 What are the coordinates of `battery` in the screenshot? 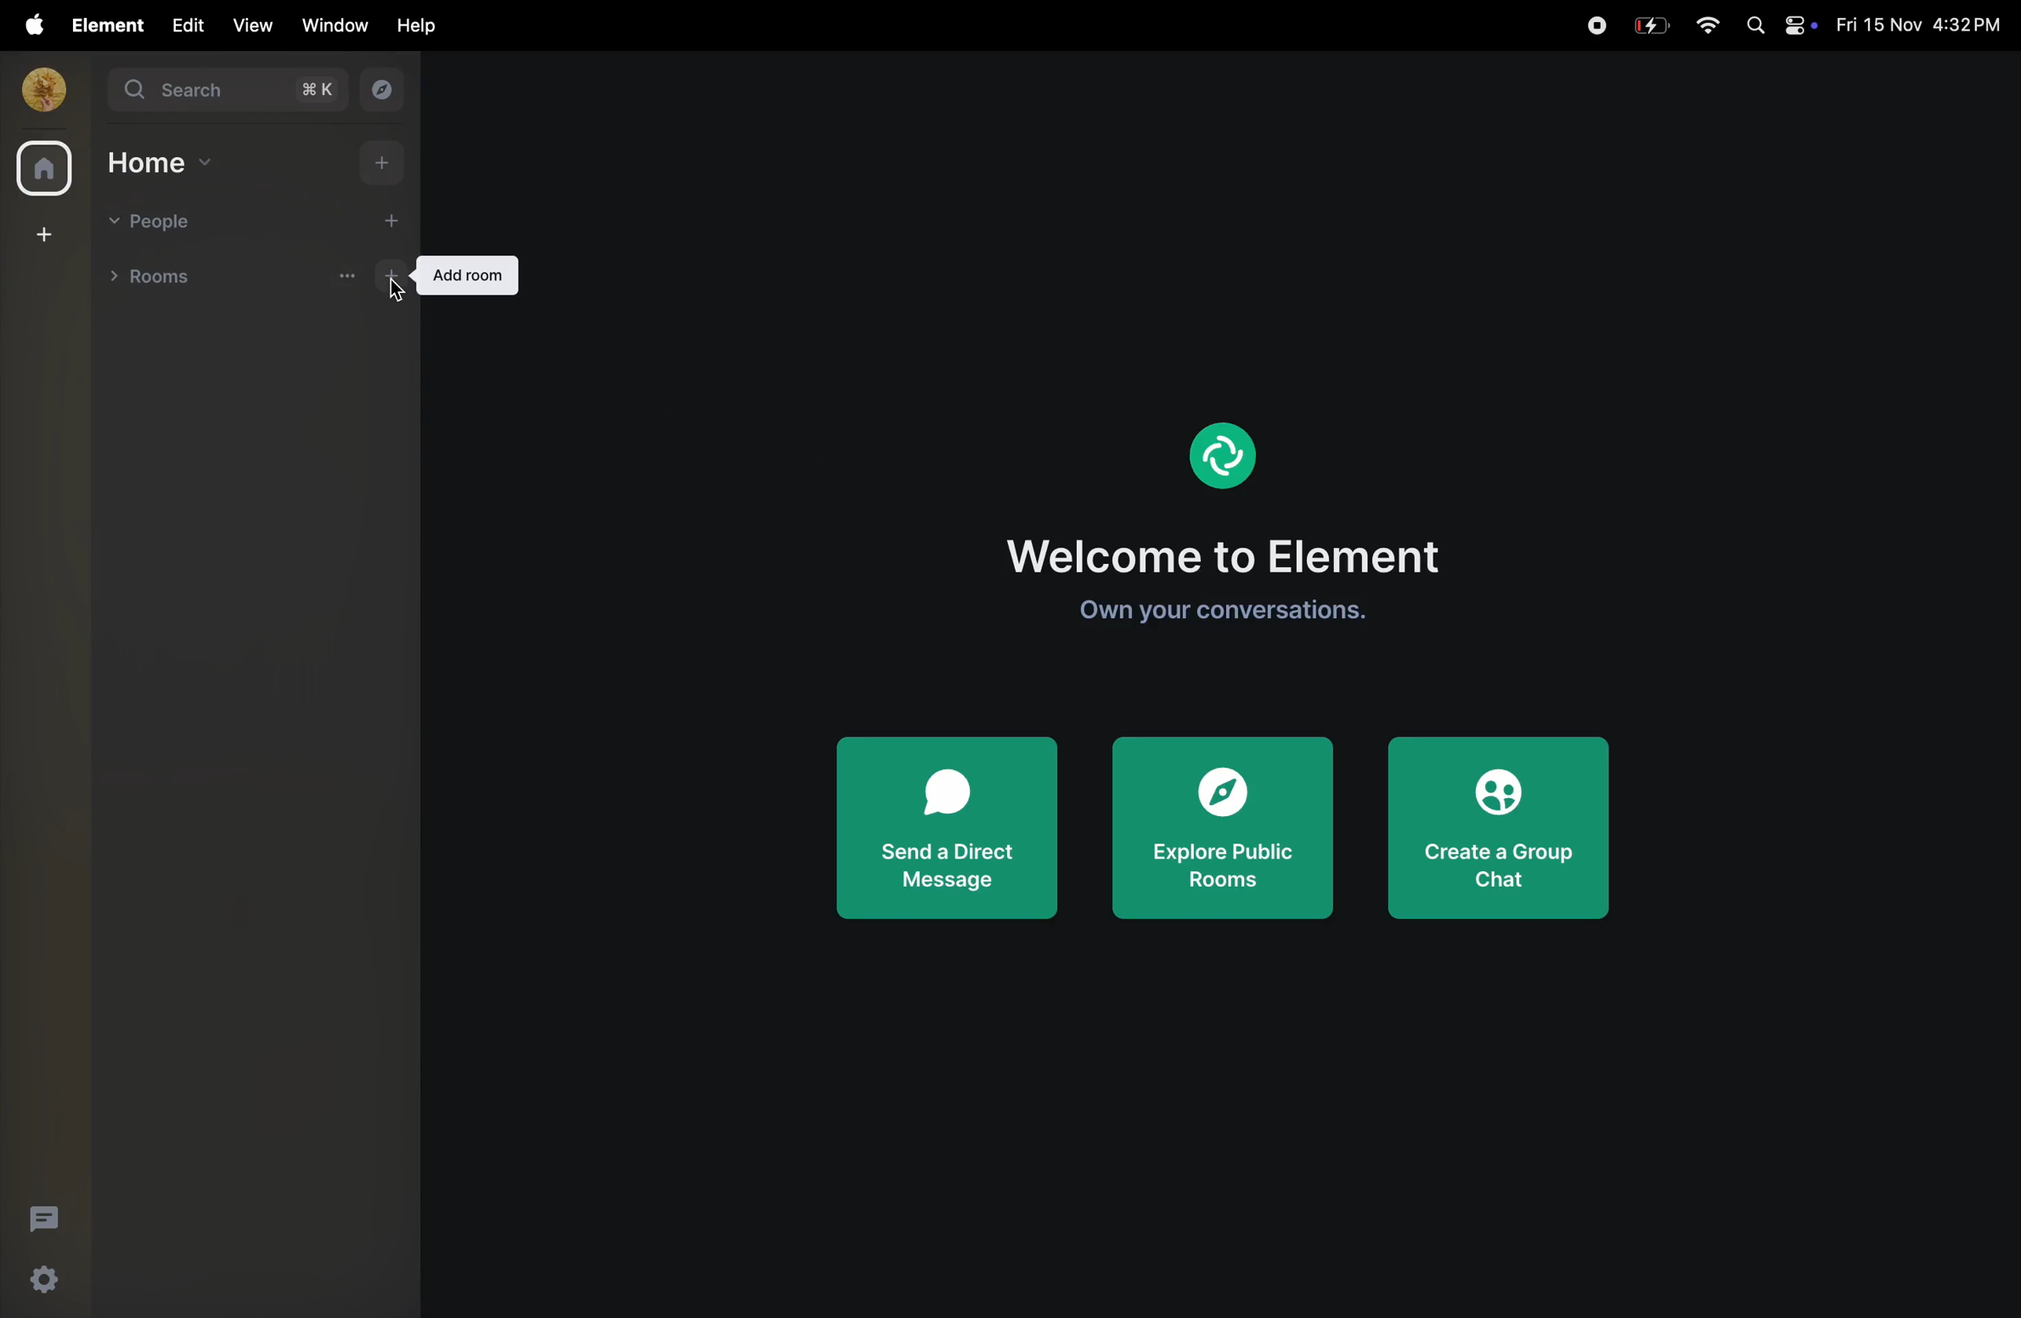 It's located at (1652, 24).